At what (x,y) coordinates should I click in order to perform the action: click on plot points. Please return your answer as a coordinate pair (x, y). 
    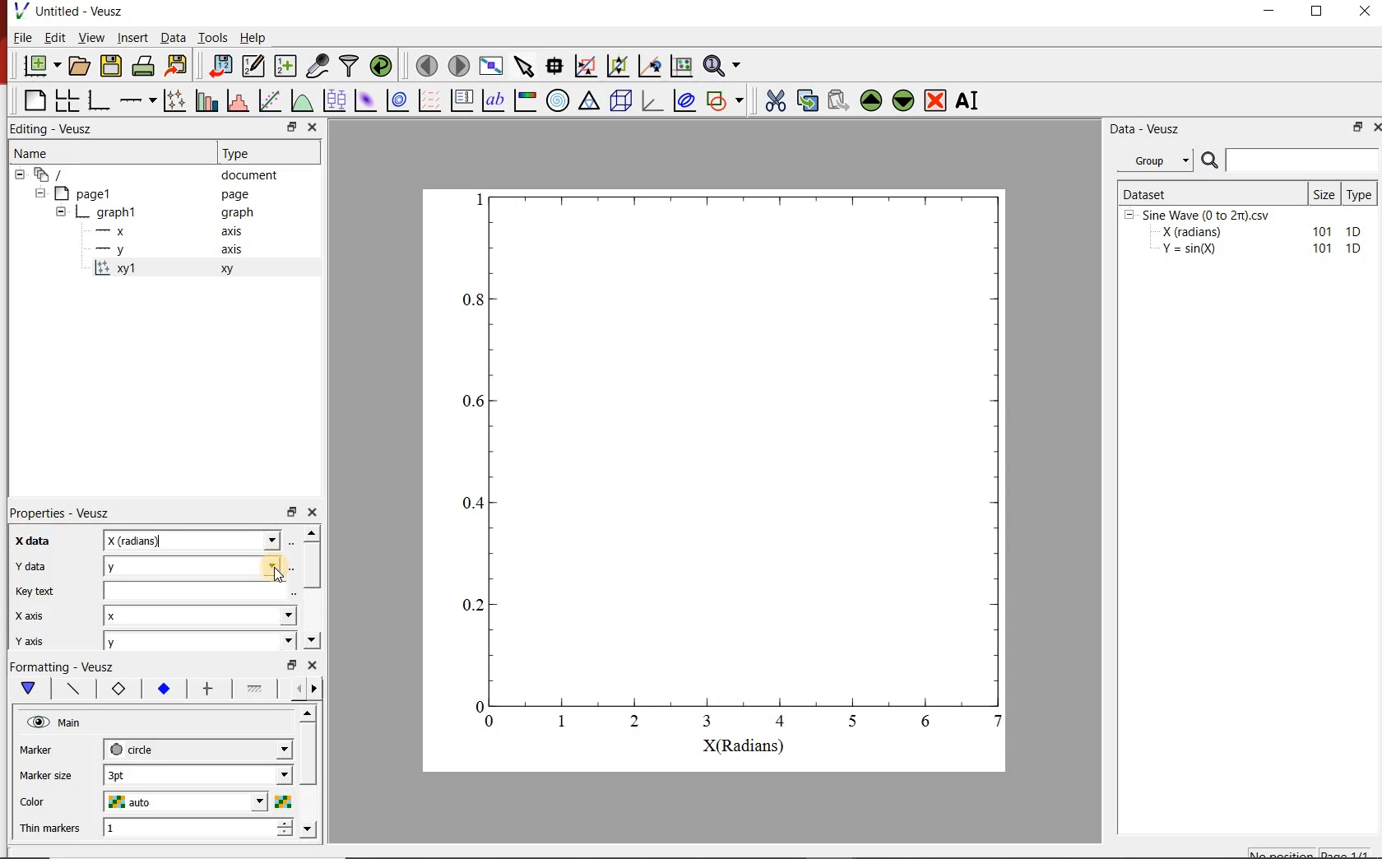
    Looking at the image, I should click on (177, 100).